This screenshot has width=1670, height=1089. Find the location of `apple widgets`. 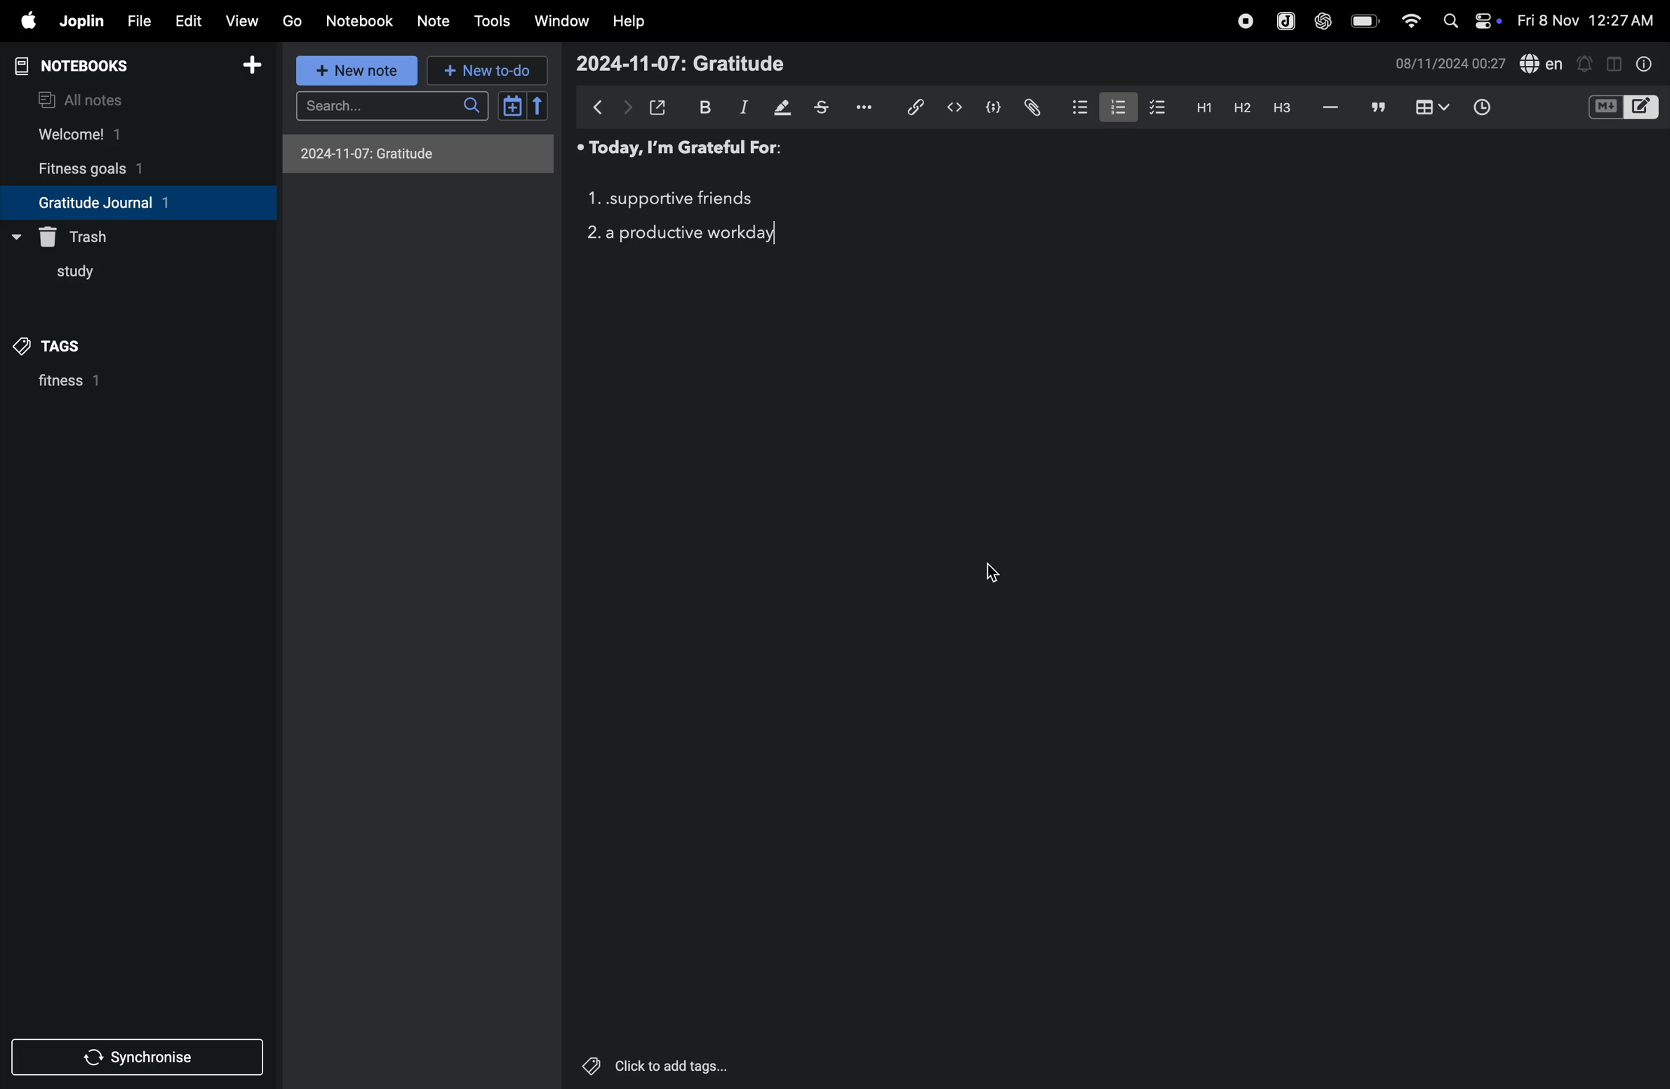

apple widgets is located at coordinates (1471, 21).